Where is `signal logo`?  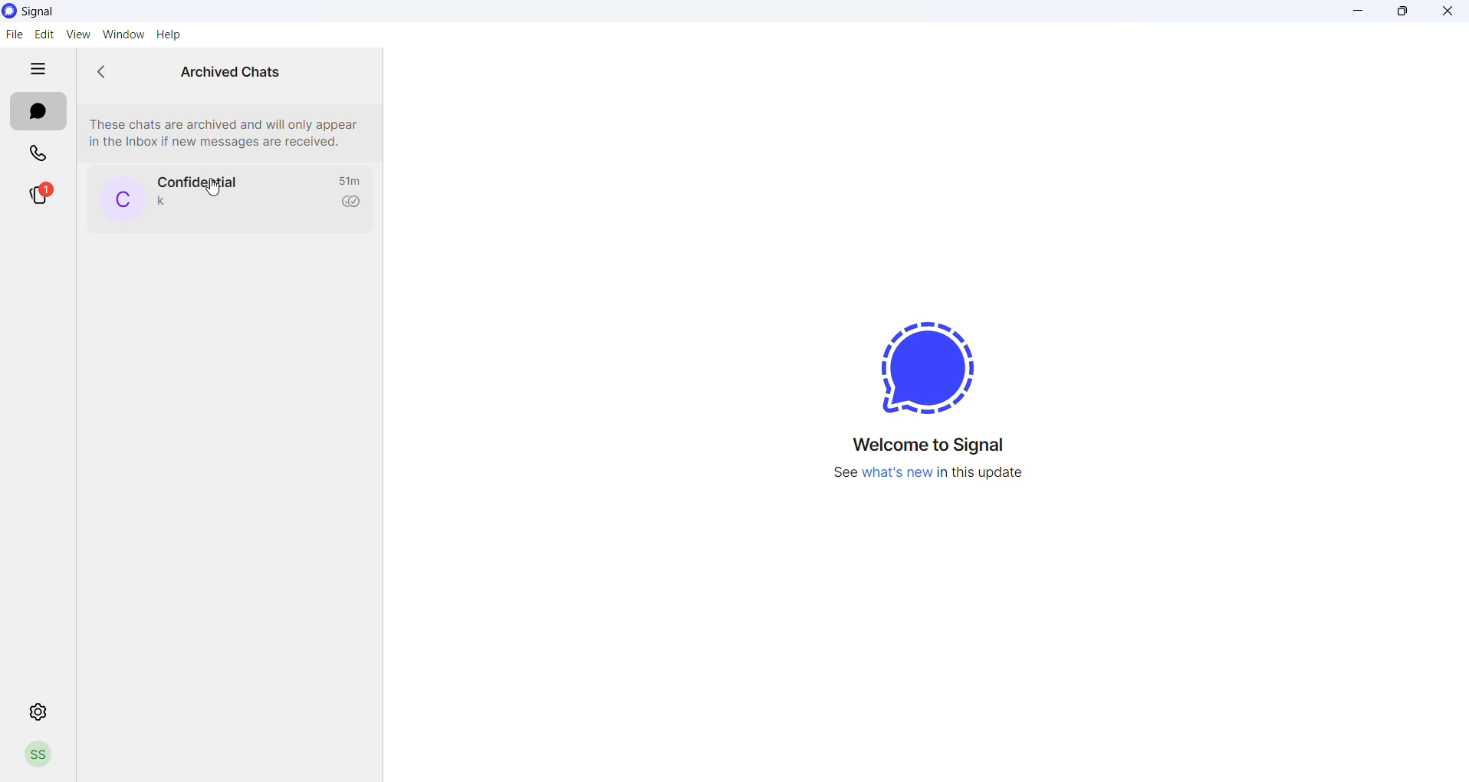 signal logo is located at coordinates (935, 364).